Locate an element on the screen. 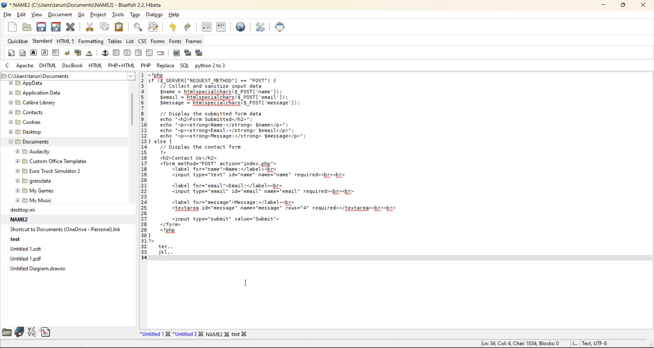 This screenshot has height=348, width=654. emphasis is located at coordinates (45, 53).